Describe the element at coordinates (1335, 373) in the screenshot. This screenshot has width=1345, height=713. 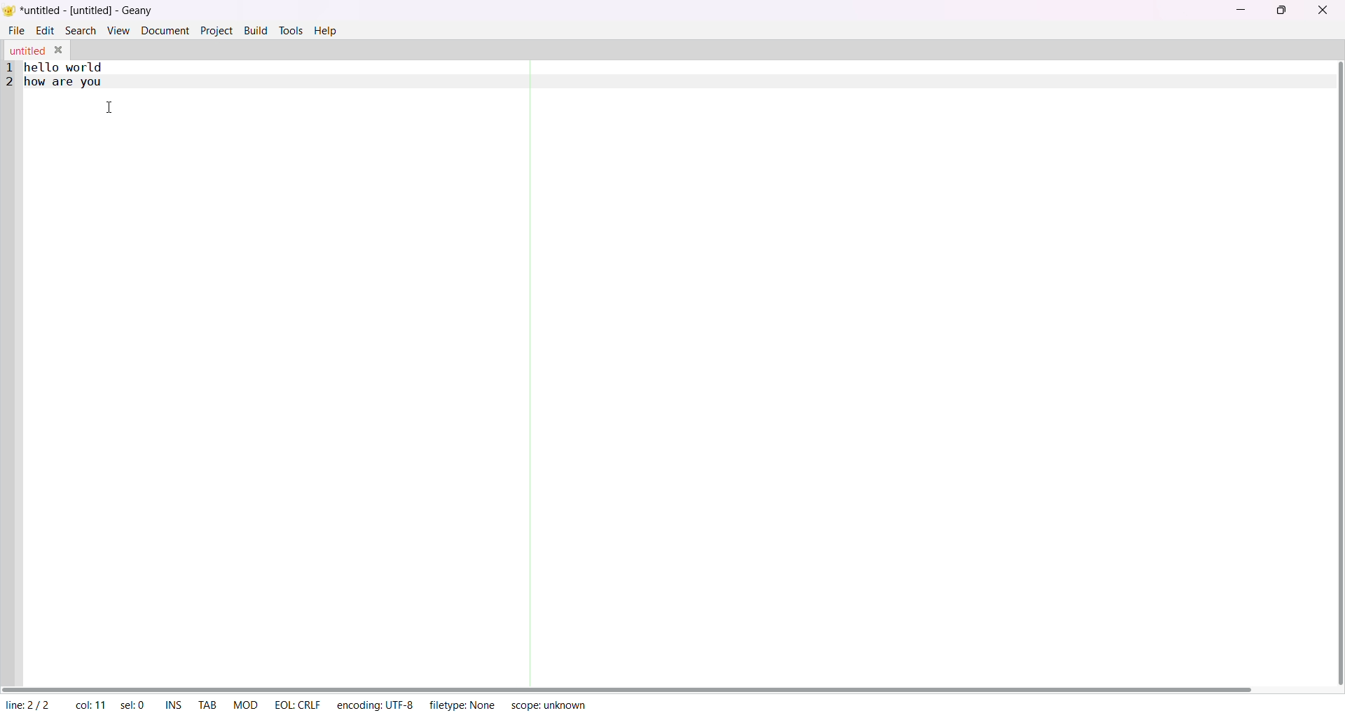
I see `vertical scroll bar` at that location.